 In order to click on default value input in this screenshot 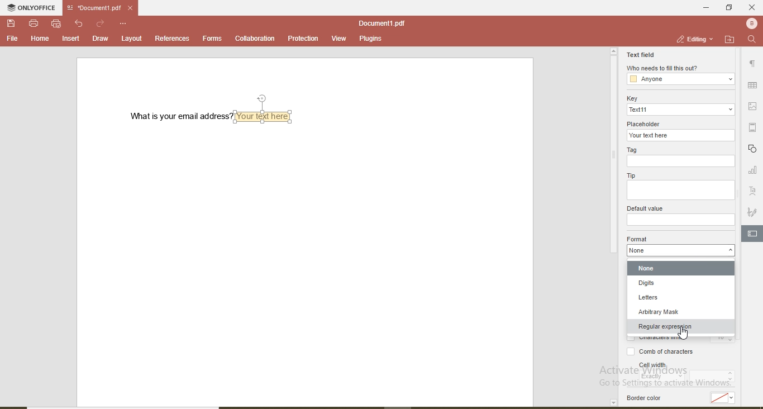, I will do `click(681, 220)`.